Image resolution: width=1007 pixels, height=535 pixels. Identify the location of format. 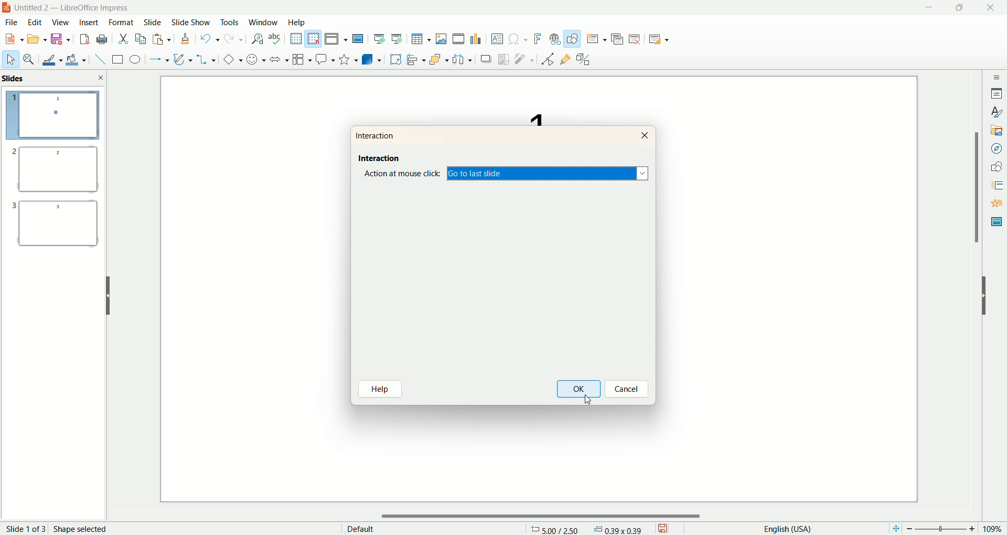
(122, 22).